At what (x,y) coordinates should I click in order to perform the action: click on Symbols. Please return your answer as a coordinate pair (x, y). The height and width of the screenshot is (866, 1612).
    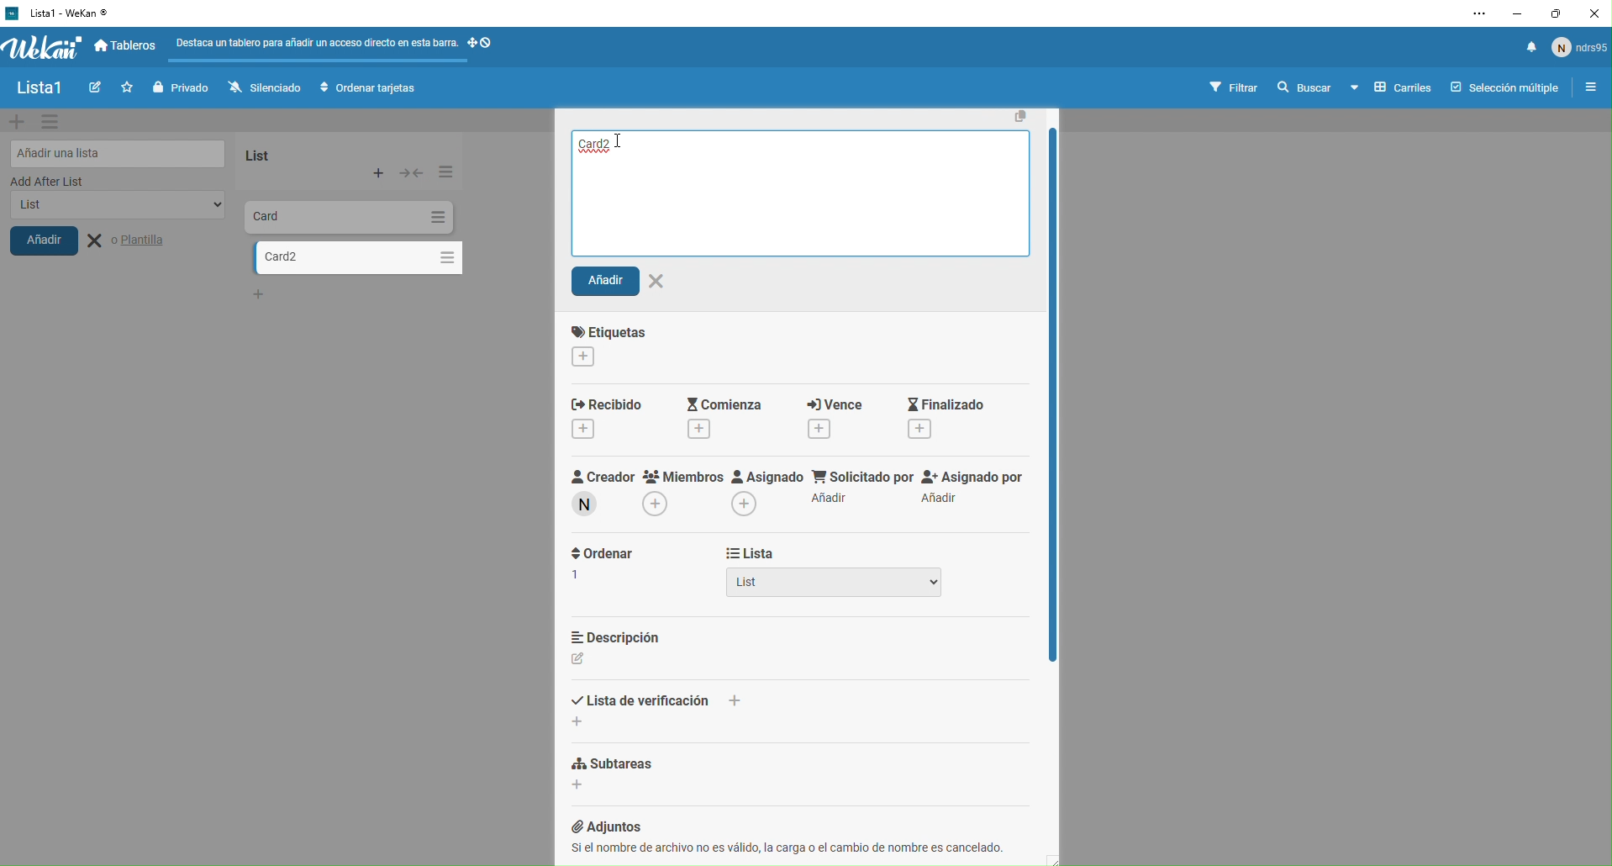
    Looking at the image, I should click on (495, 43).